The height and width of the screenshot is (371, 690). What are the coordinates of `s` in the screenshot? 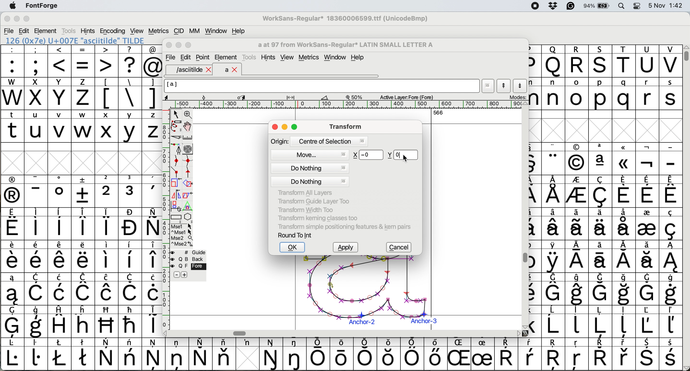 It's located at (671, 94).